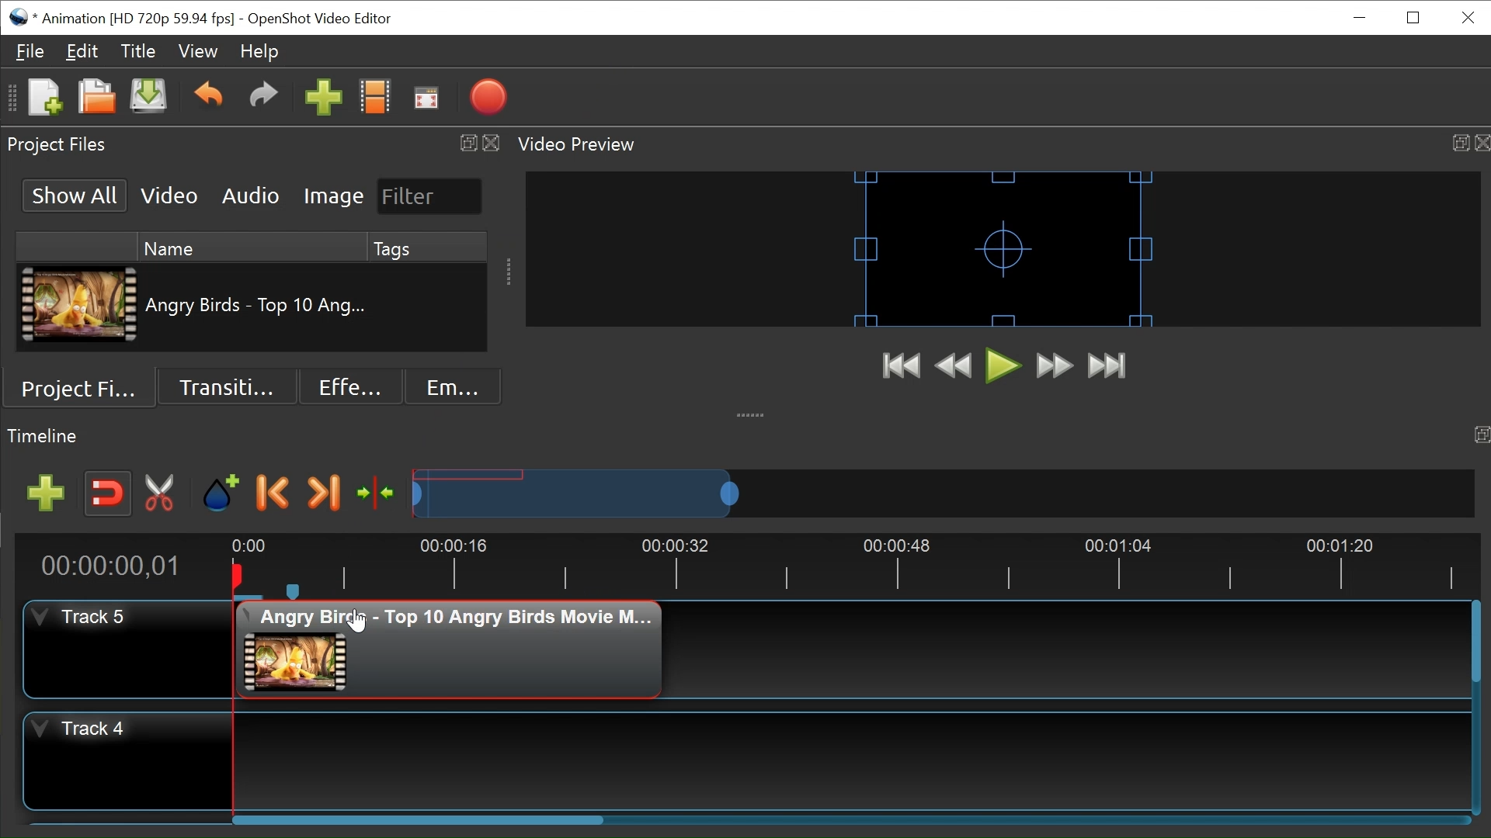  Describe the element at coordinates (328, 19) in the screenshot. I see `OpenShot Video Editor` at that location.